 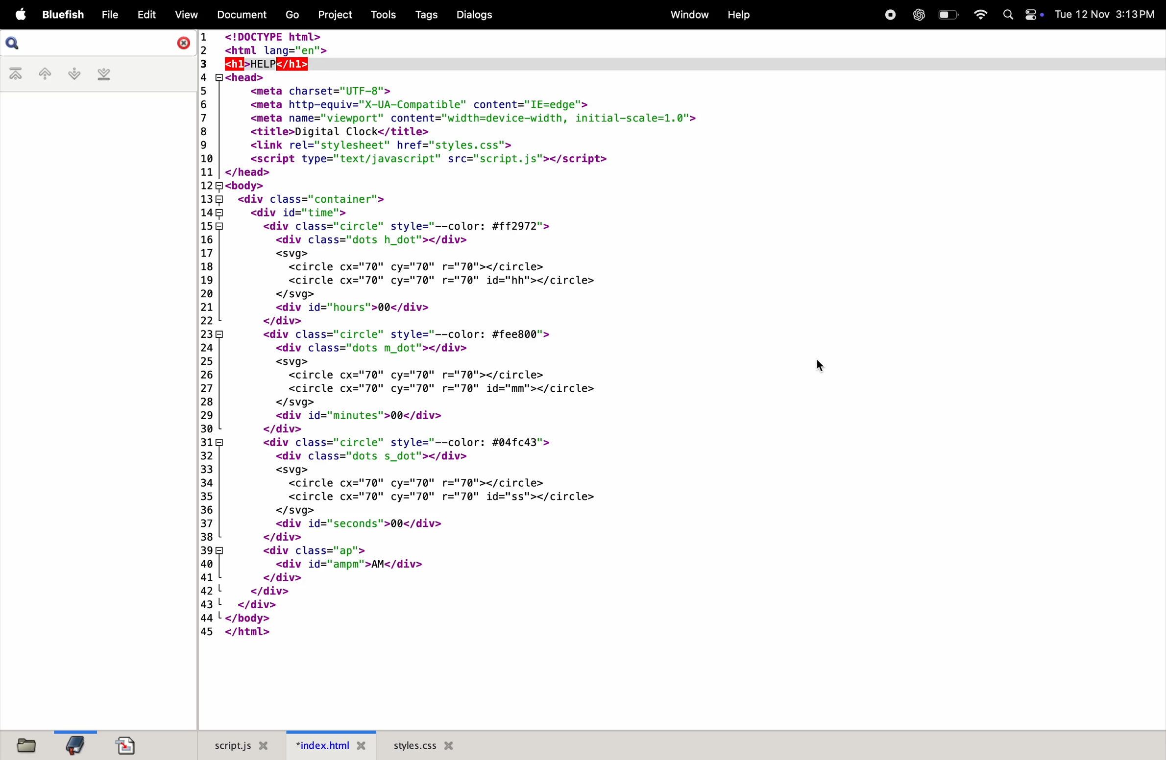 I want to click on Help (edited code), so click(x=268, y=64).